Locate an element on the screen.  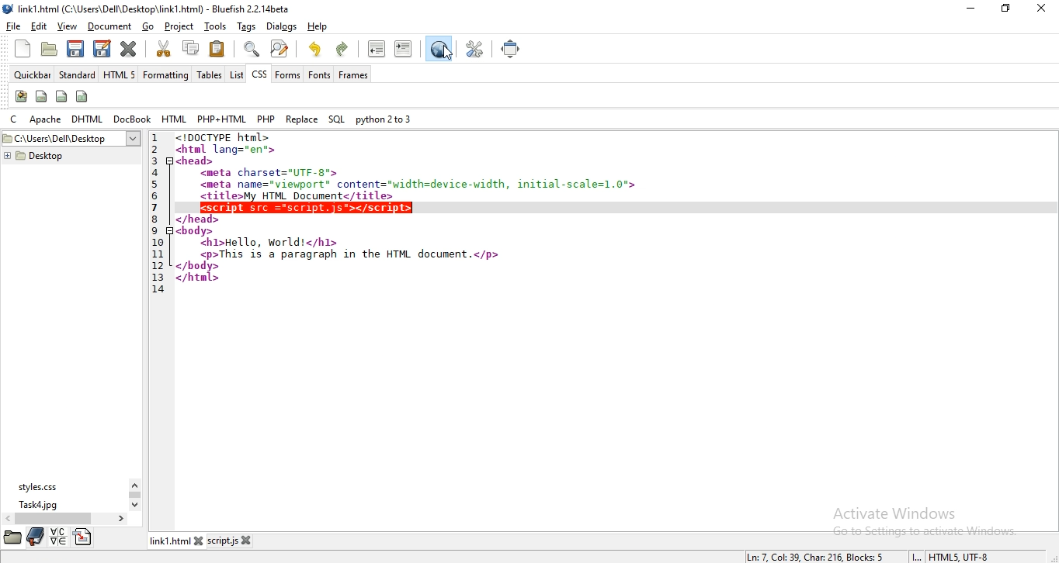
code is located at coordinates (366, 257).